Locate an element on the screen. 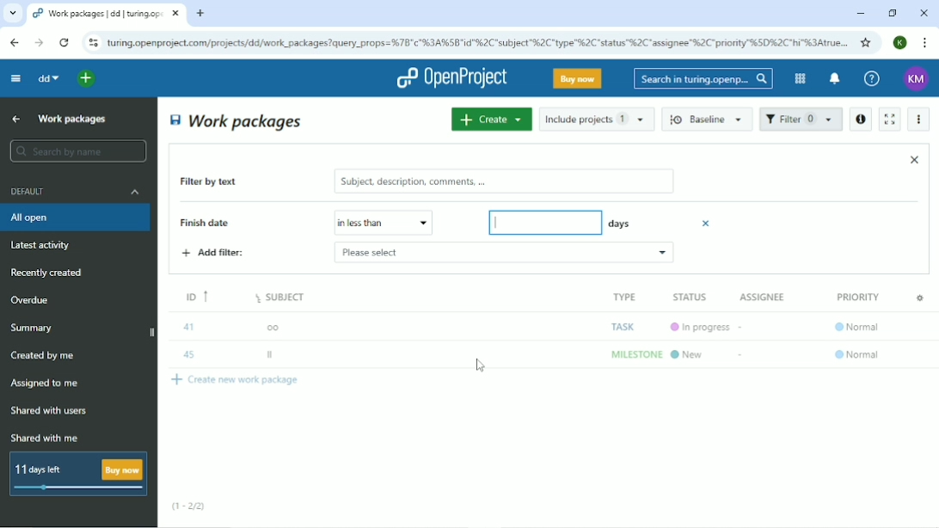 This screenshot has width=939, height=528. Close is located at coordinates (914, 159).